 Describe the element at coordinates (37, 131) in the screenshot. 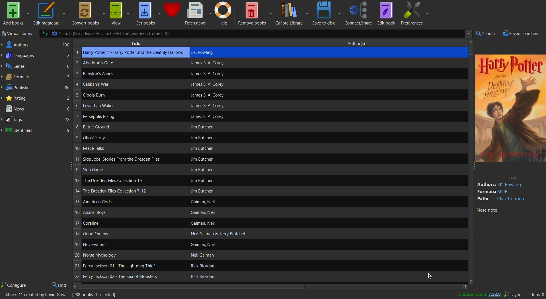

I see `Identifiers` at that location.